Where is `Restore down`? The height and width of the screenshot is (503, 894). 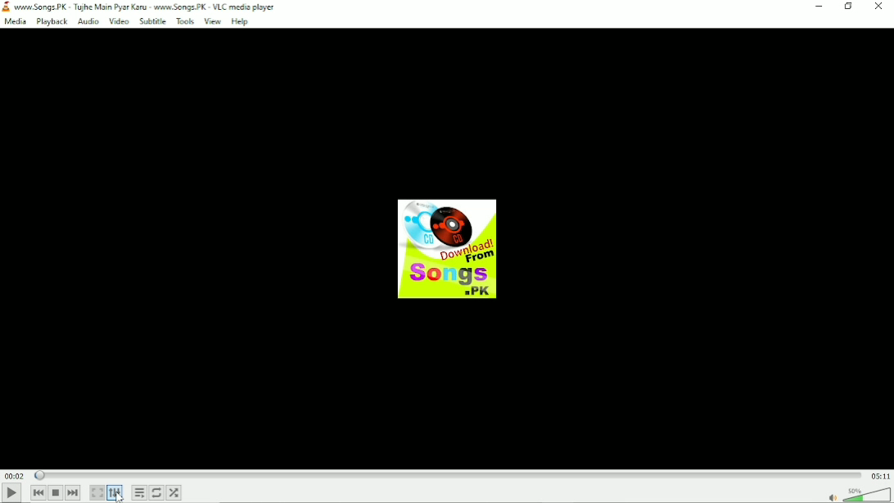
Restore down is located at coordinates (849, 7).